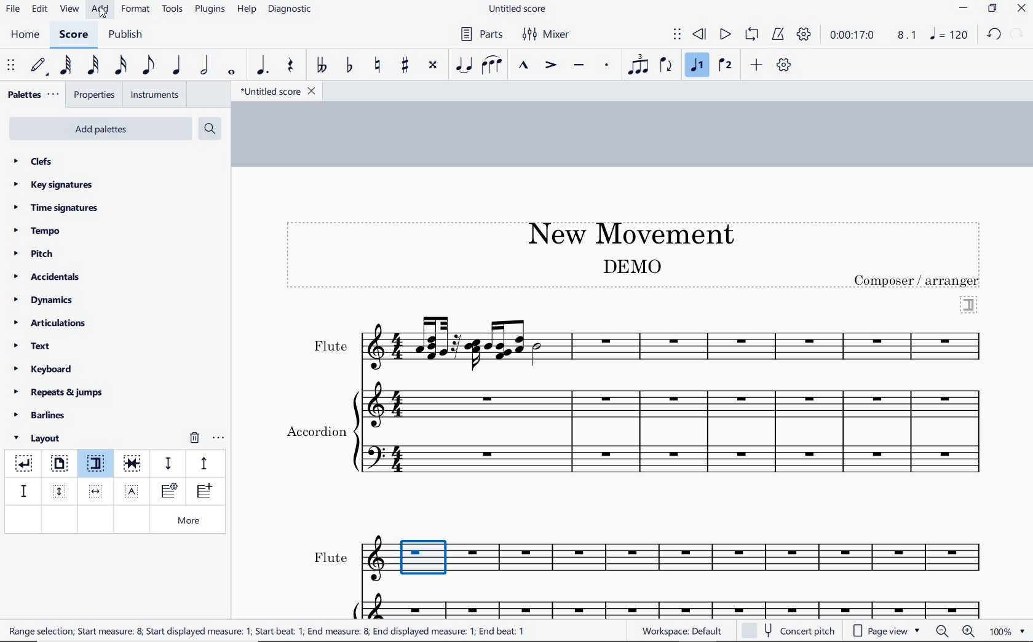 The height and width of the screenshot is (642, 1033). I want to click on time signatures, so click(56, 207).